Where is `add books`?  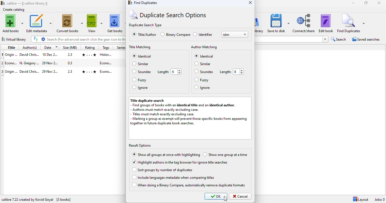 add books is located at coordinates (13, 23).